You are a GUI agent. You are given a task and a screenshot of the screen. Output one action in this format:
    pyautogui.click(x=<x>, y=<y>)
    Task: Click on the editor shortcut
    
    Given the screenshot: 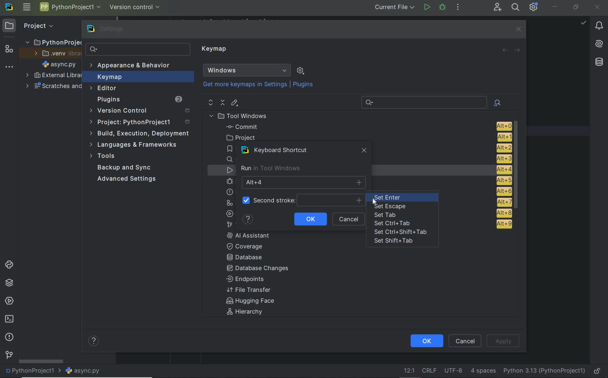 What is the action you would take?
    pyautogui.click(x=235, y=104)
    